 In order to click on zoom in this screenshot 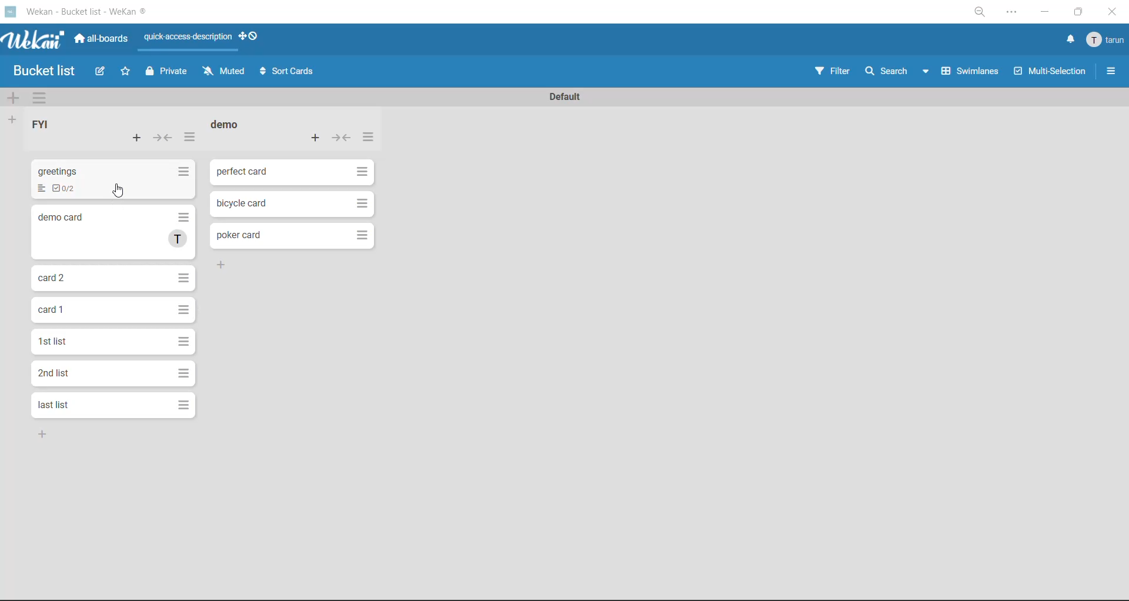, I will do `click(980, 13)`.